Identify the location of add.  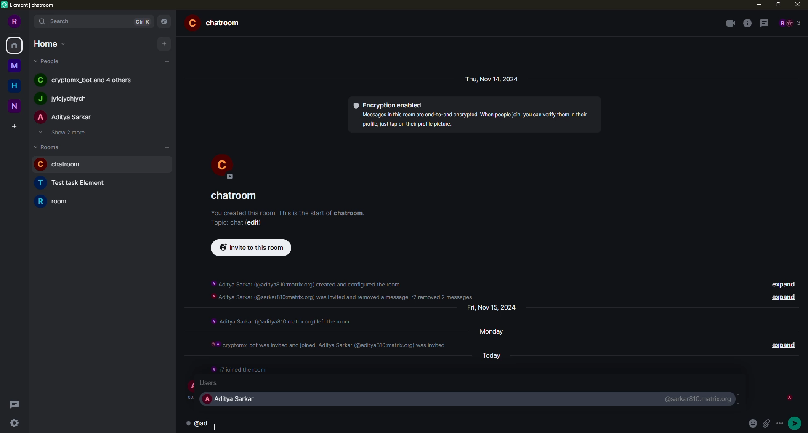
(168, 61).